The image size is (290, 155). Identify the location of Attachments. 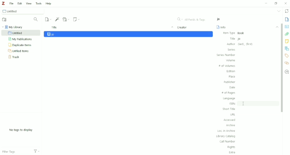
(287, 35).